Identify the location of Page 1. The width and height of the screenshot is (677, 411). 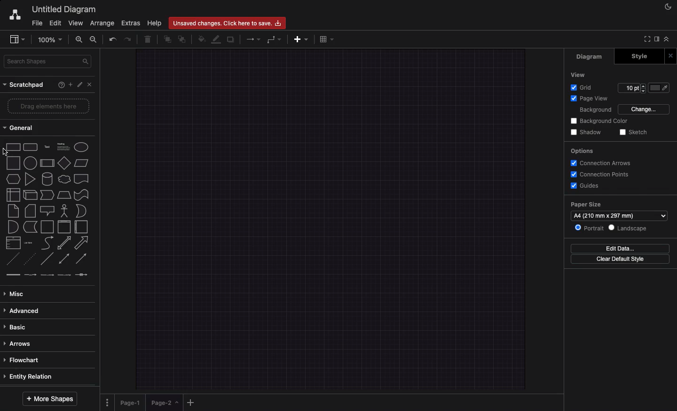
(132, 401).